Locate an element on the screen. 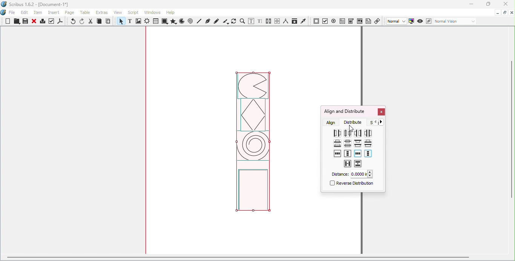  Help is located at coordinates (170, 12).